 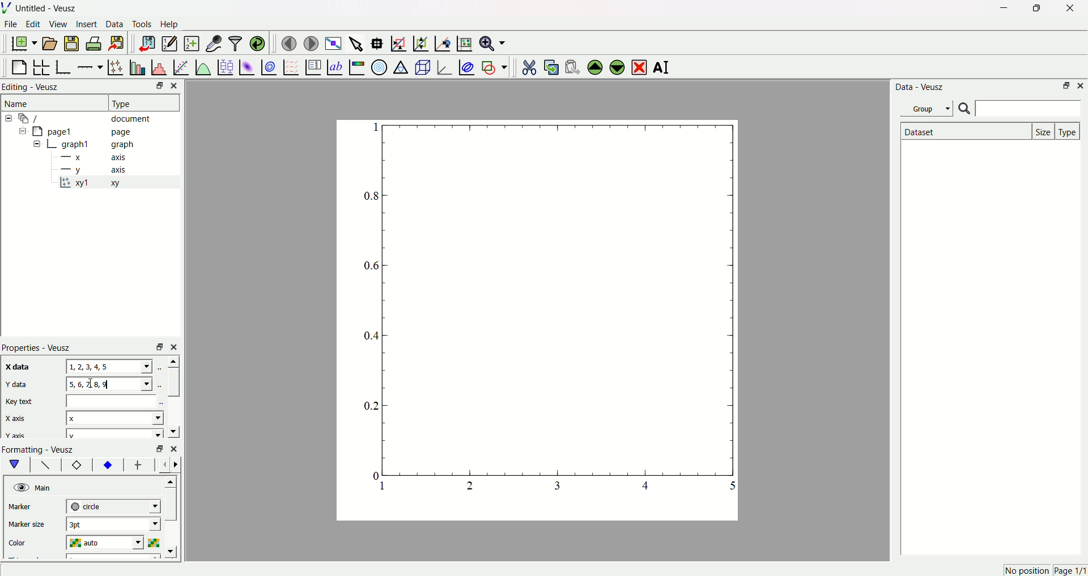 I want to click on recenter the graph axes, so click(x=440, y=41).